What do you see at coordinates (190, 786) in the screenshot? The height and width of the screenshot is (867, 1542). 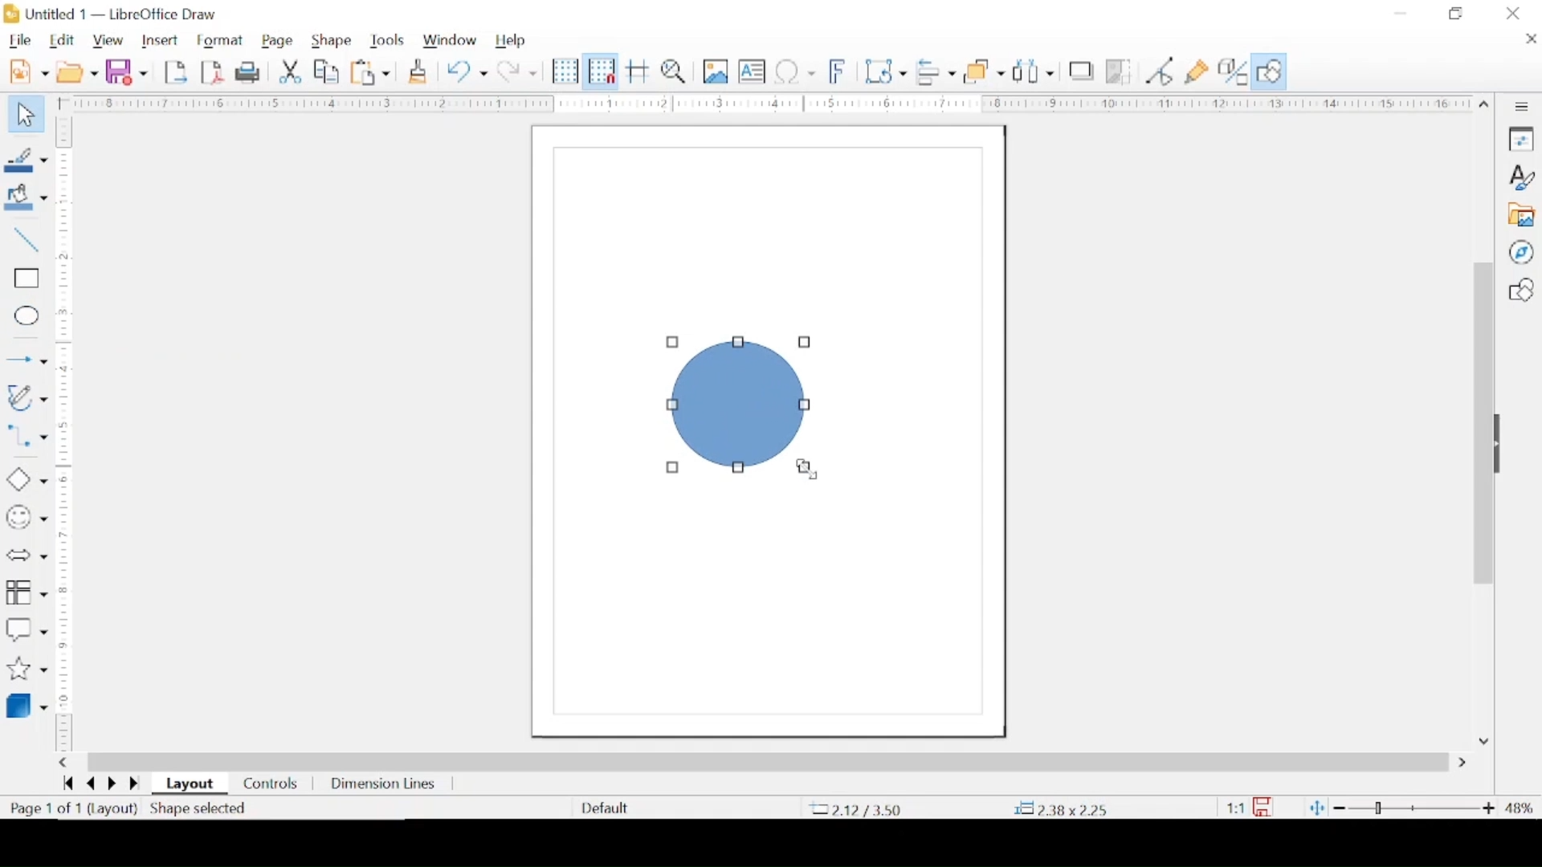 I see `layout` at bounding box center [190, 786].